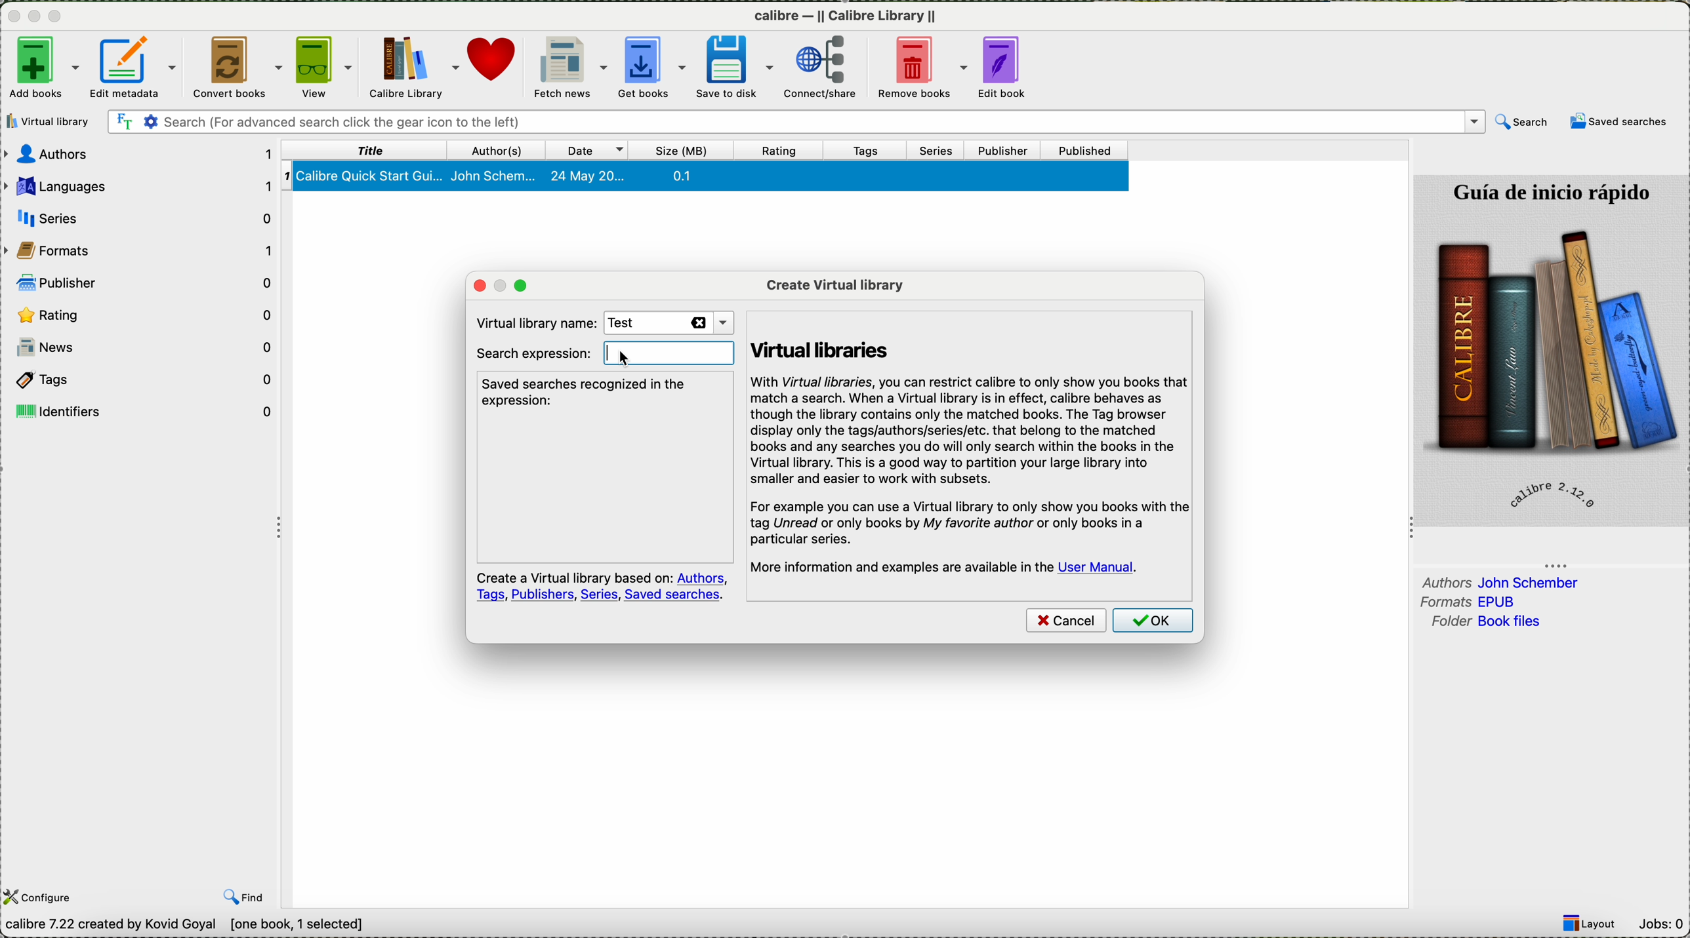  I want to click on find, so click(246, 898).